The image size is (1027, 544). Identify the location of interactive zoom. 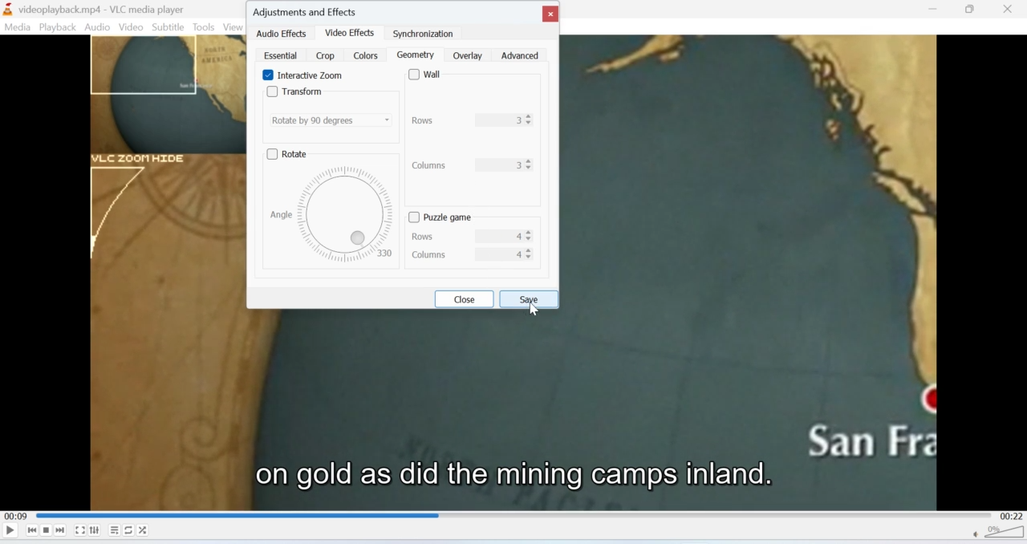
(324, 74).